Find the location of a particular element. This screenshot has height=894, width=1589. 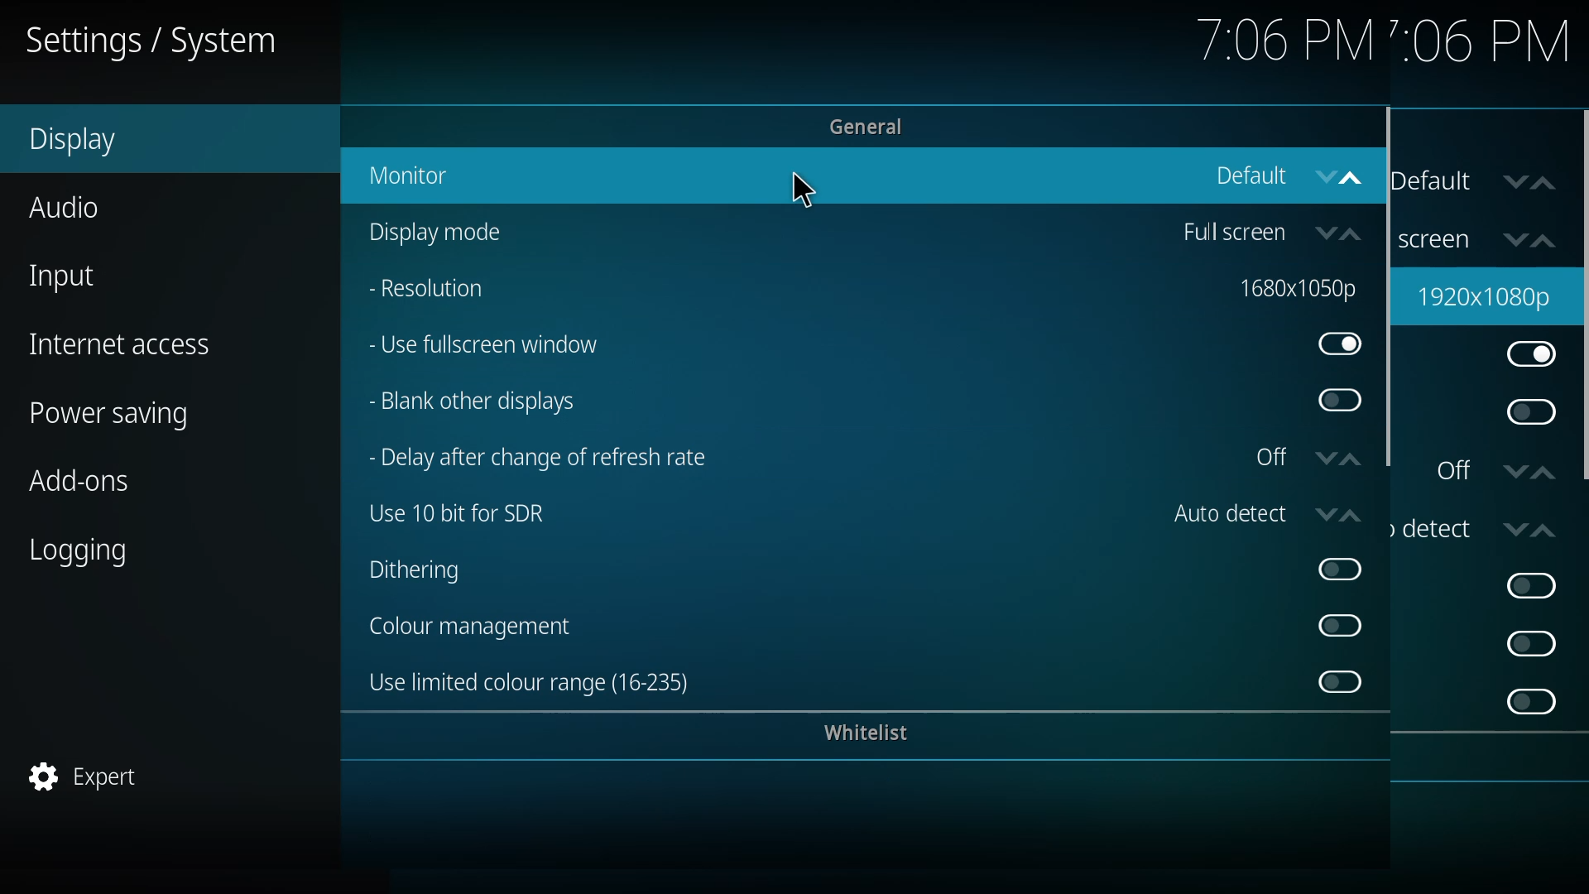

blank other displays is located at coordinates (492, 399).